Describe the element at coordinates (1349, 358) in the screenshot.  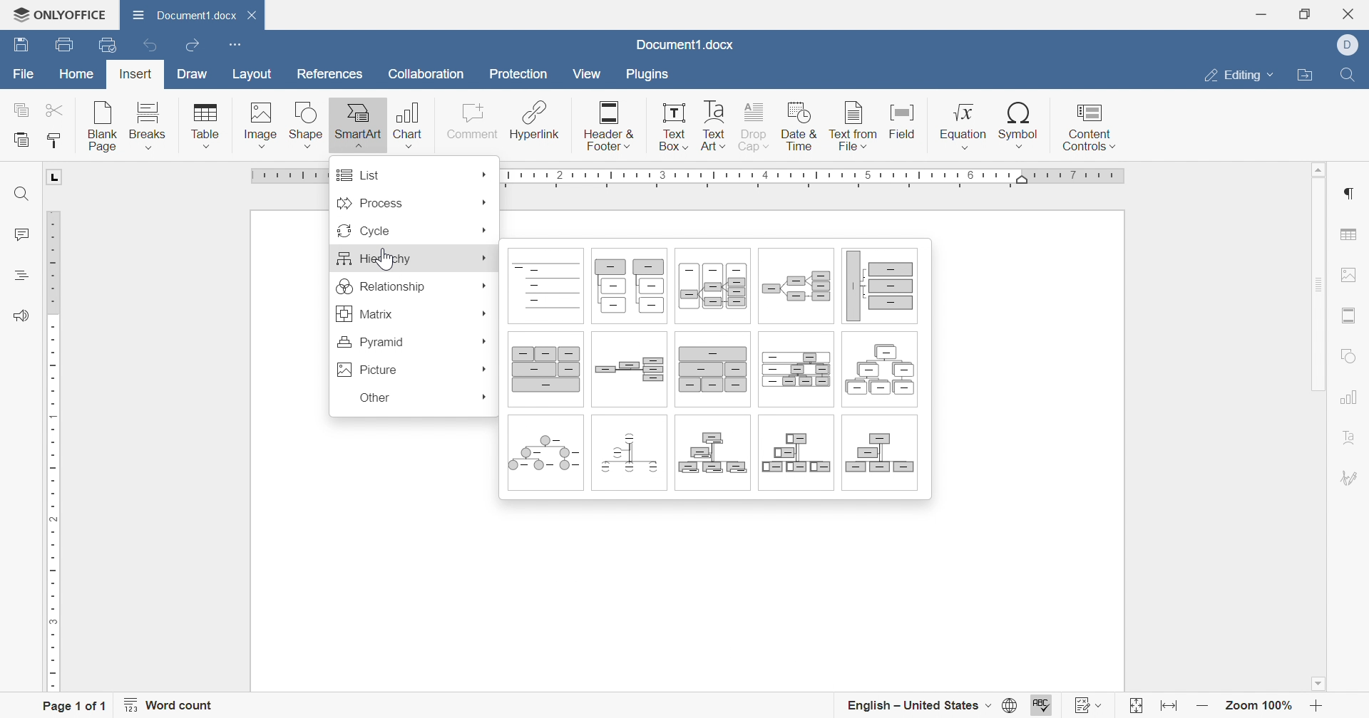
I see `Shape settings` at that location.